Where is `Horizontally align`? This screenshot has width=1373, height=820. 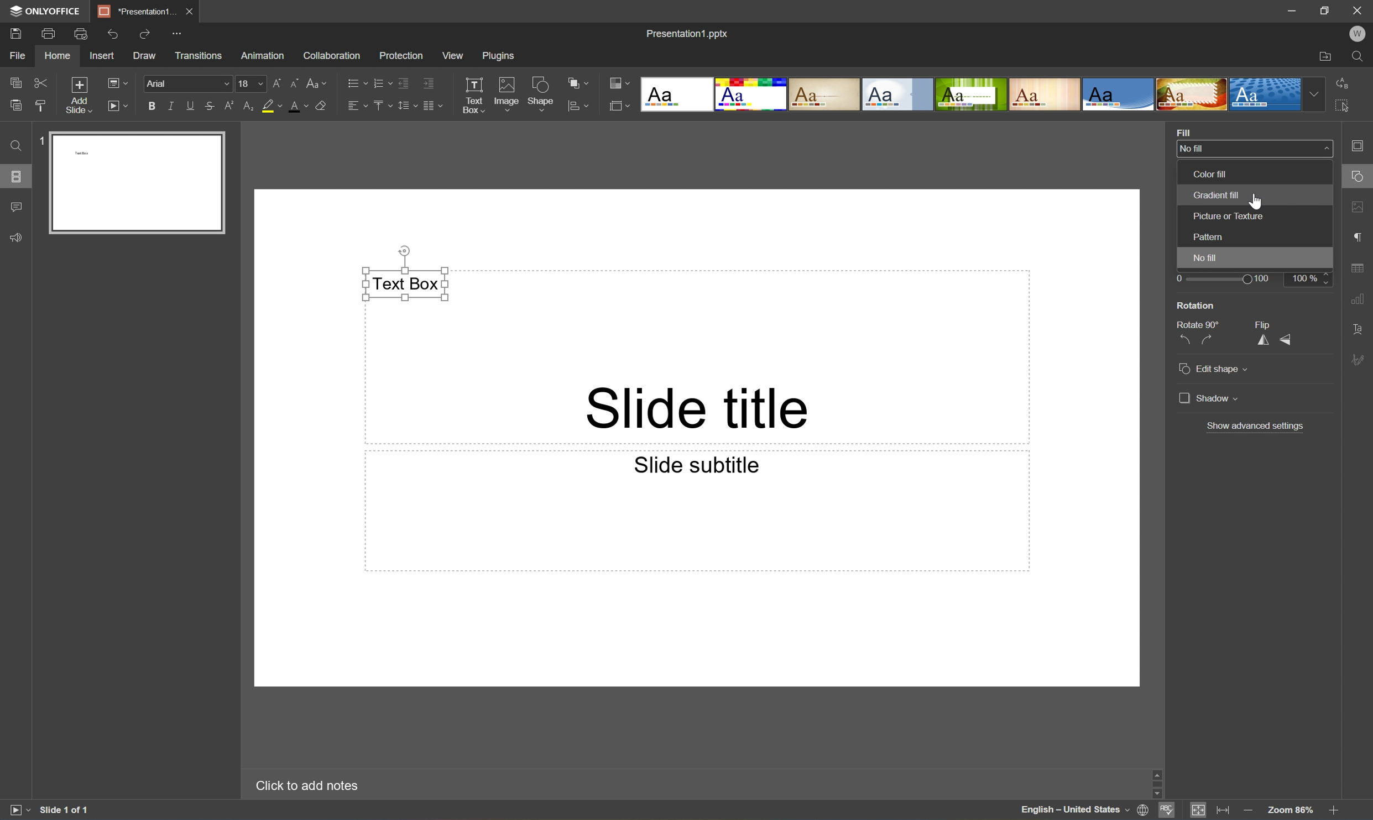 Horizontally align is located at coordinates (354, 107).